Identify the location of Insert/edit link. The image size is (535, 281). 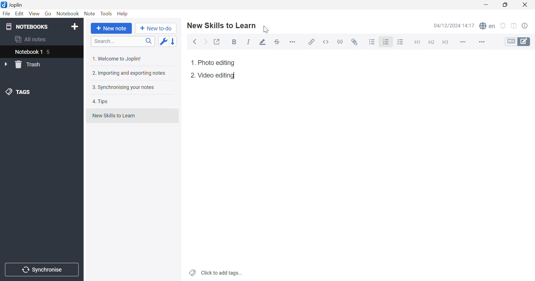
(311, 42).